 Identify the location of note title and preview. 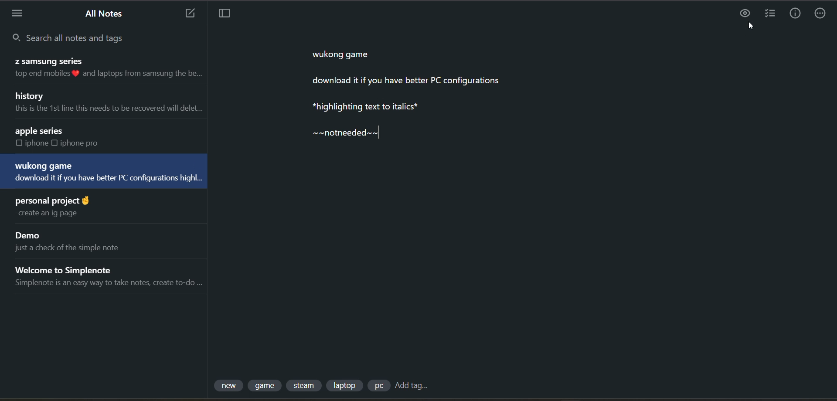
(109, 278).